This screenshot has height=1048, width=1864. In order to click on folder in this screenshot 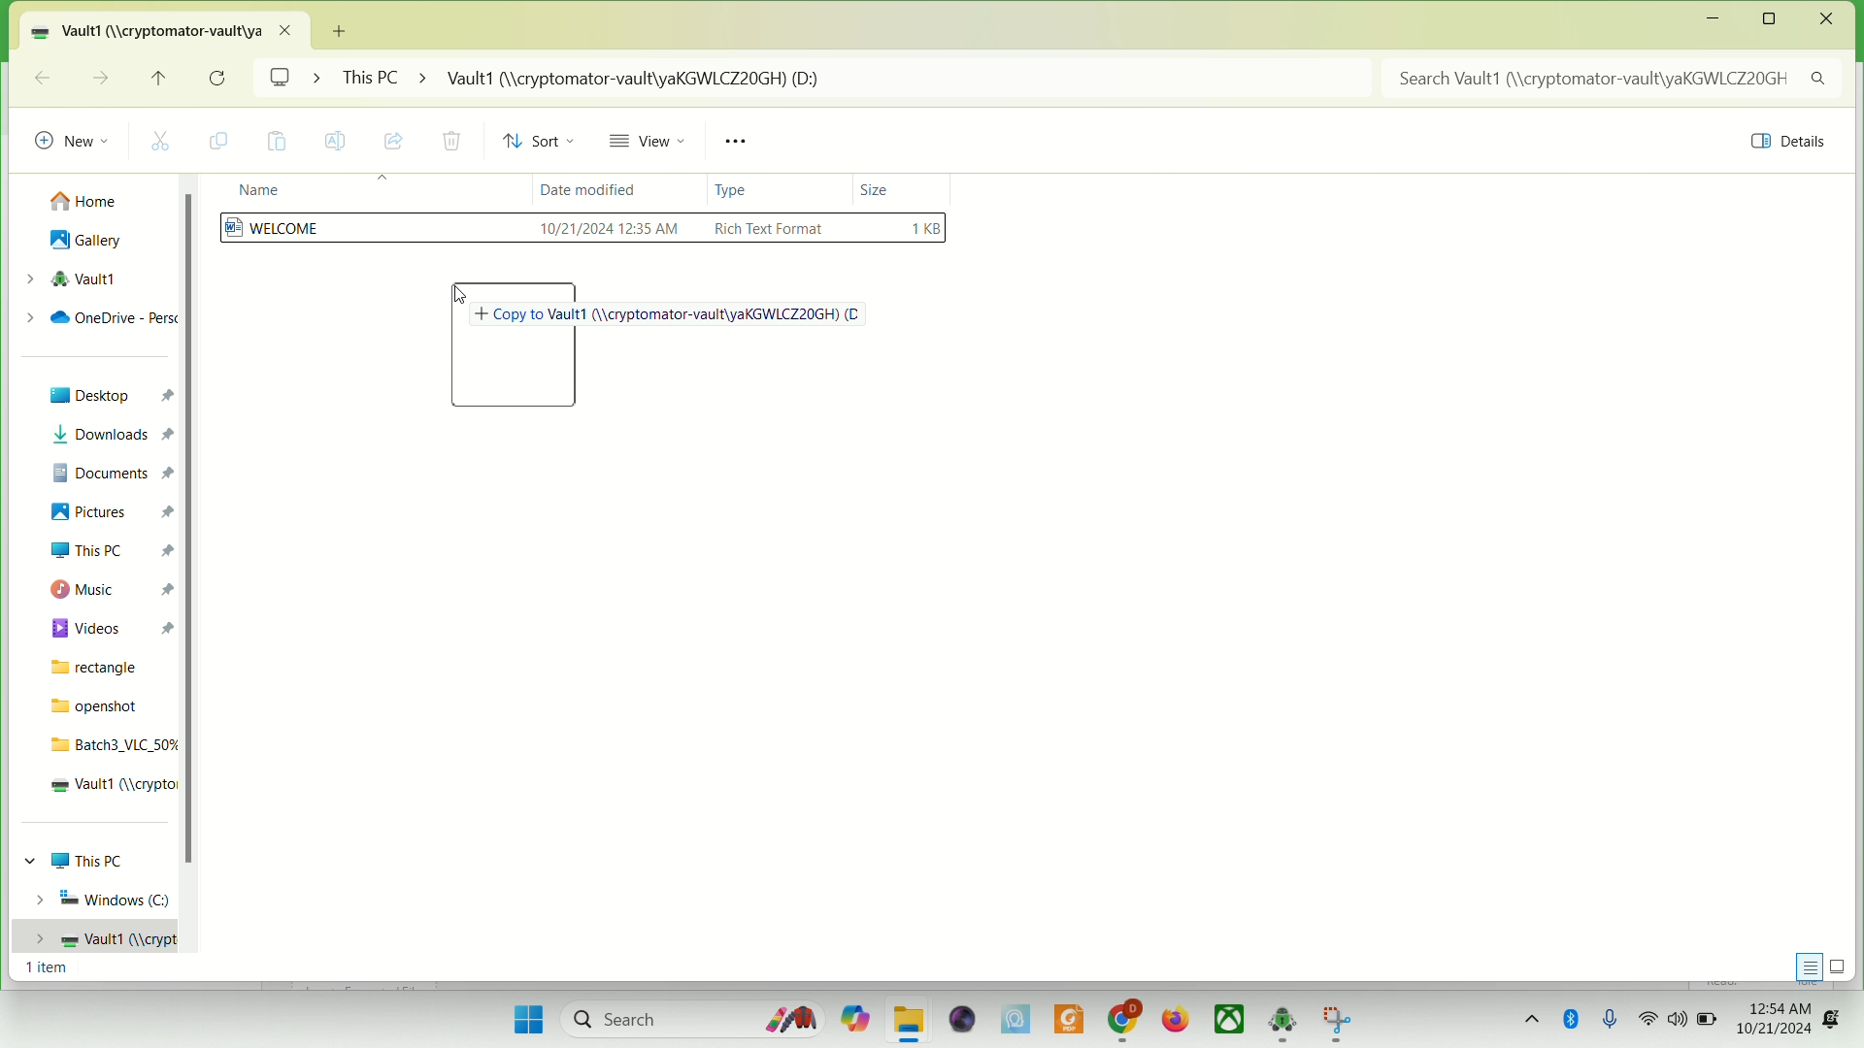, I will do `click(515, 349)`.